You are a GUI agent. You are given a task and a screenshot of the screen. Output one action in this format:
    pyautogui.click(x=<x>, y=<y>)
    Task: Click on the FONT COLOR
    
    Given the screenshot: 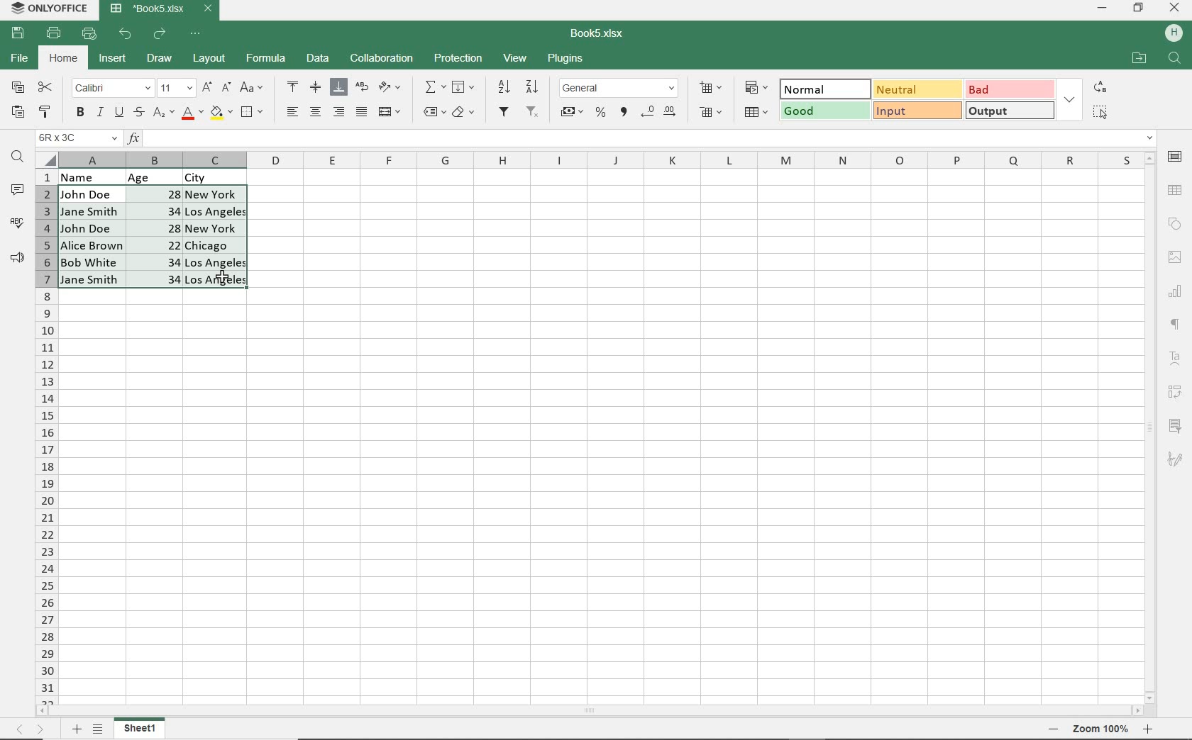 What is the action you would take?
    pyautogui.click(x=192, y=113)
    